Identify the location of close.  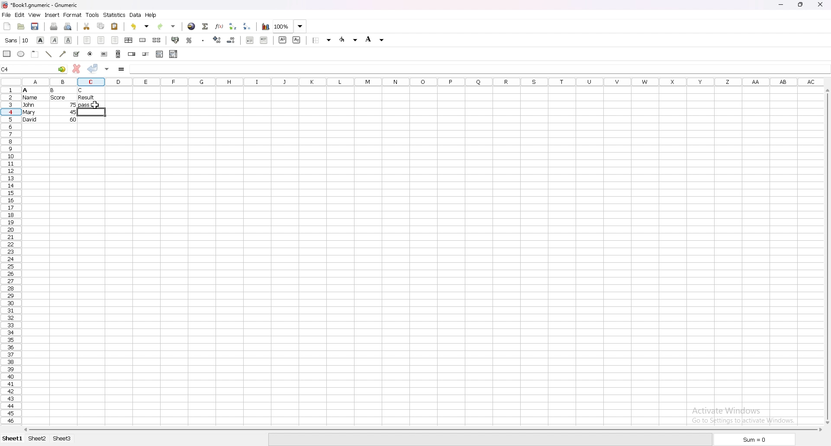
(822, 4).